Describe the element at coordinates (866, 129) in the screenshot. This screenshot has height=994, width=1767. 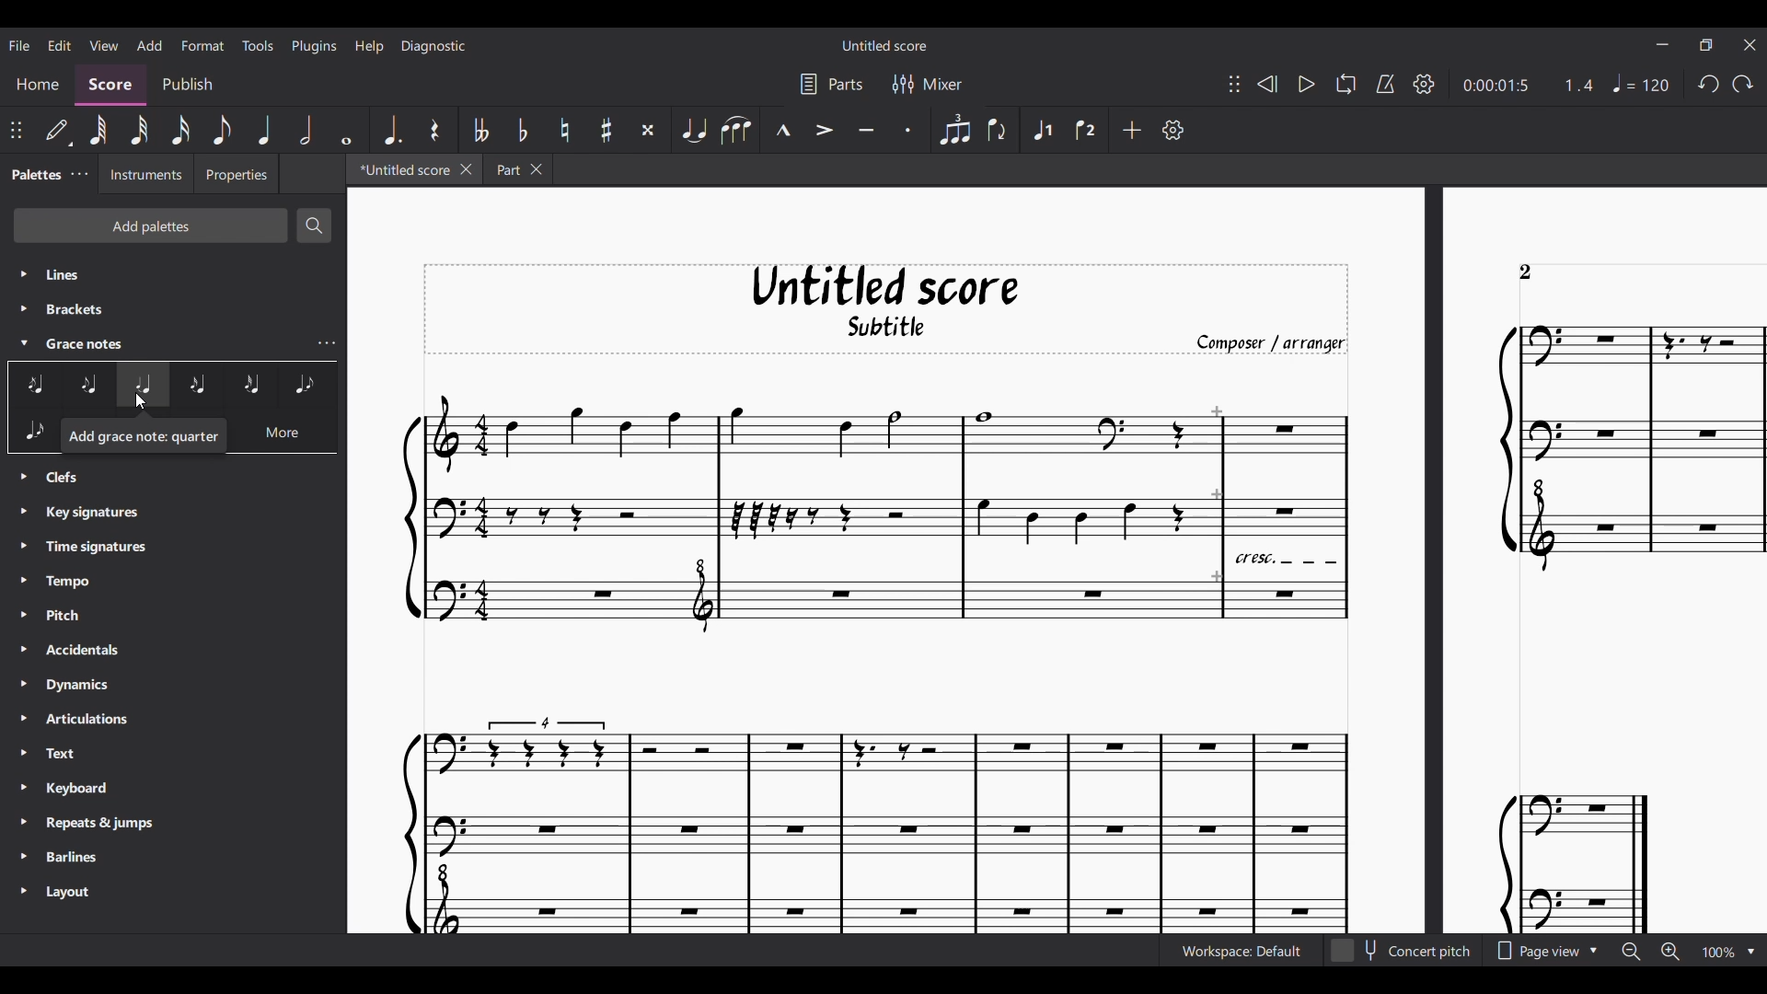
I see `Tenuto` at that location.